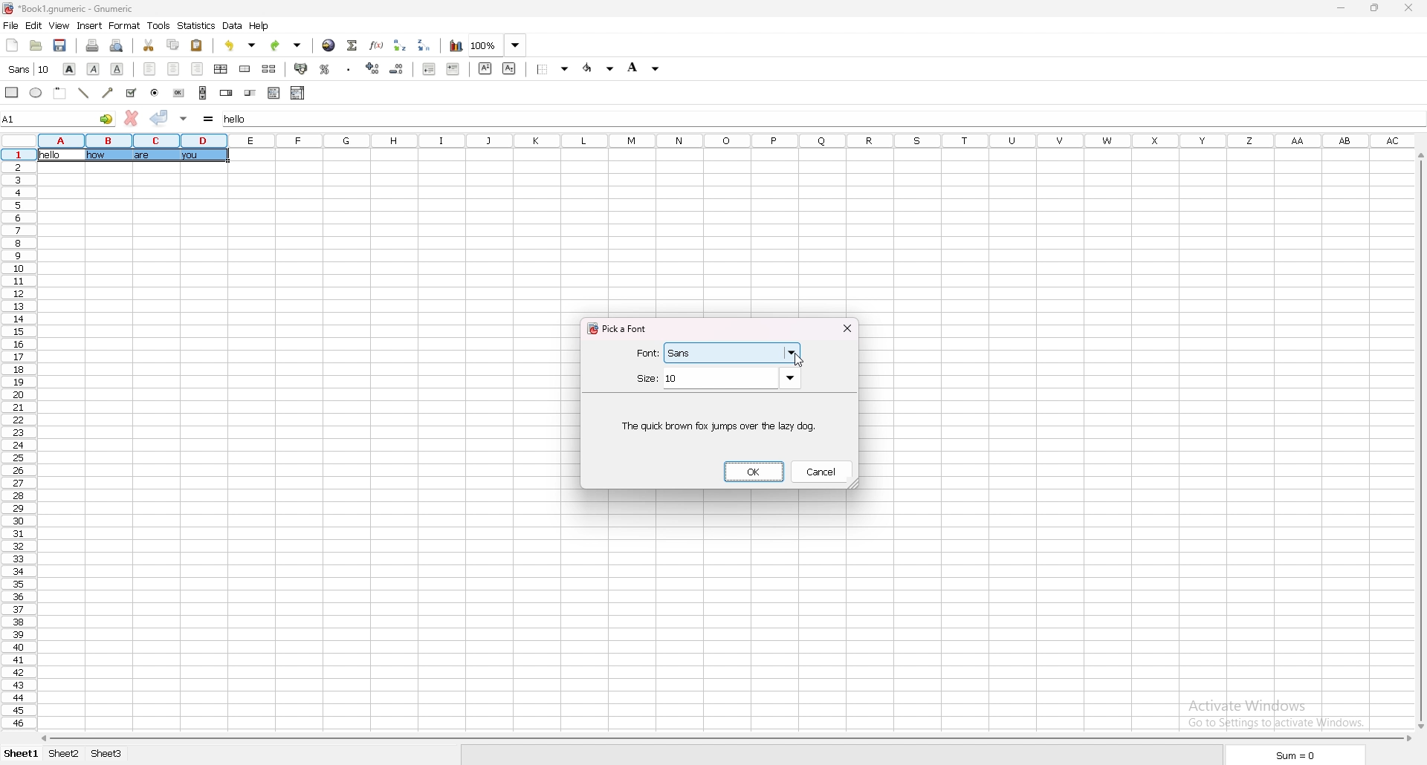 This screenshot has height=765, width=1427. I want to click on selected cell row, so click(18, 154).